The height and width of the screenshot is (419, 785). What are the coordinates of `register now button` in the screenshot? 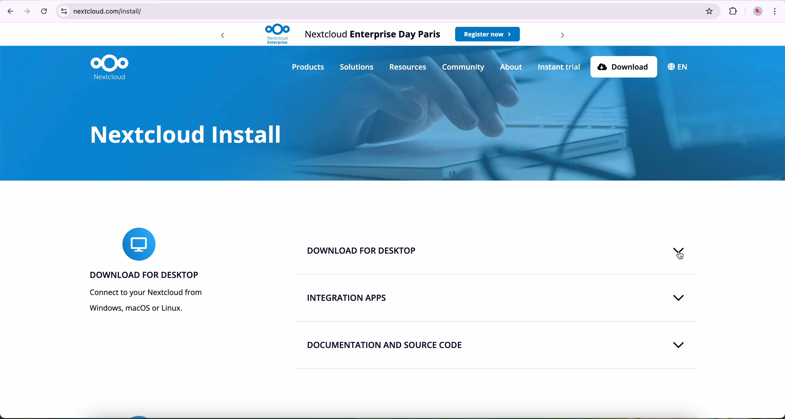 It's located at (488, 34).